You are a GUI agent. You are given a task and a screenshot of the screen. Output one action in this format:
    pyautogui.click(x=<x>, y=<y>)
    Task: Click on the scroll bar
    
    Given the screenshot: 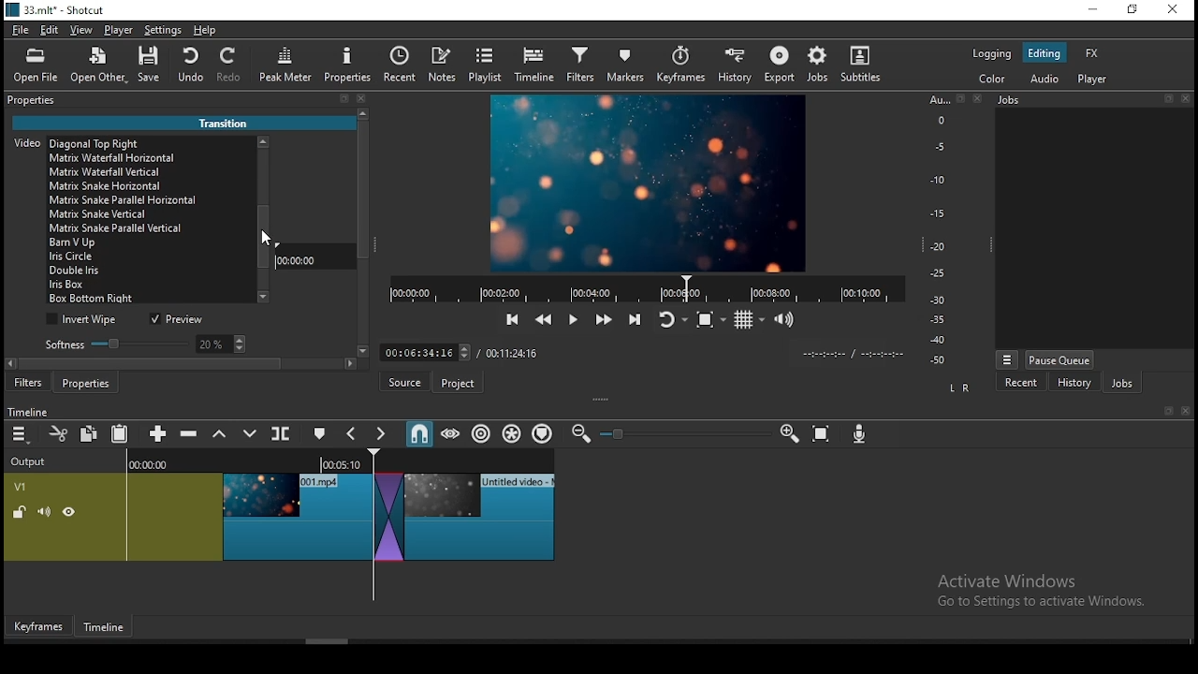 What is the action you would take?
    pyautogui.click(x=188, y=366)
    